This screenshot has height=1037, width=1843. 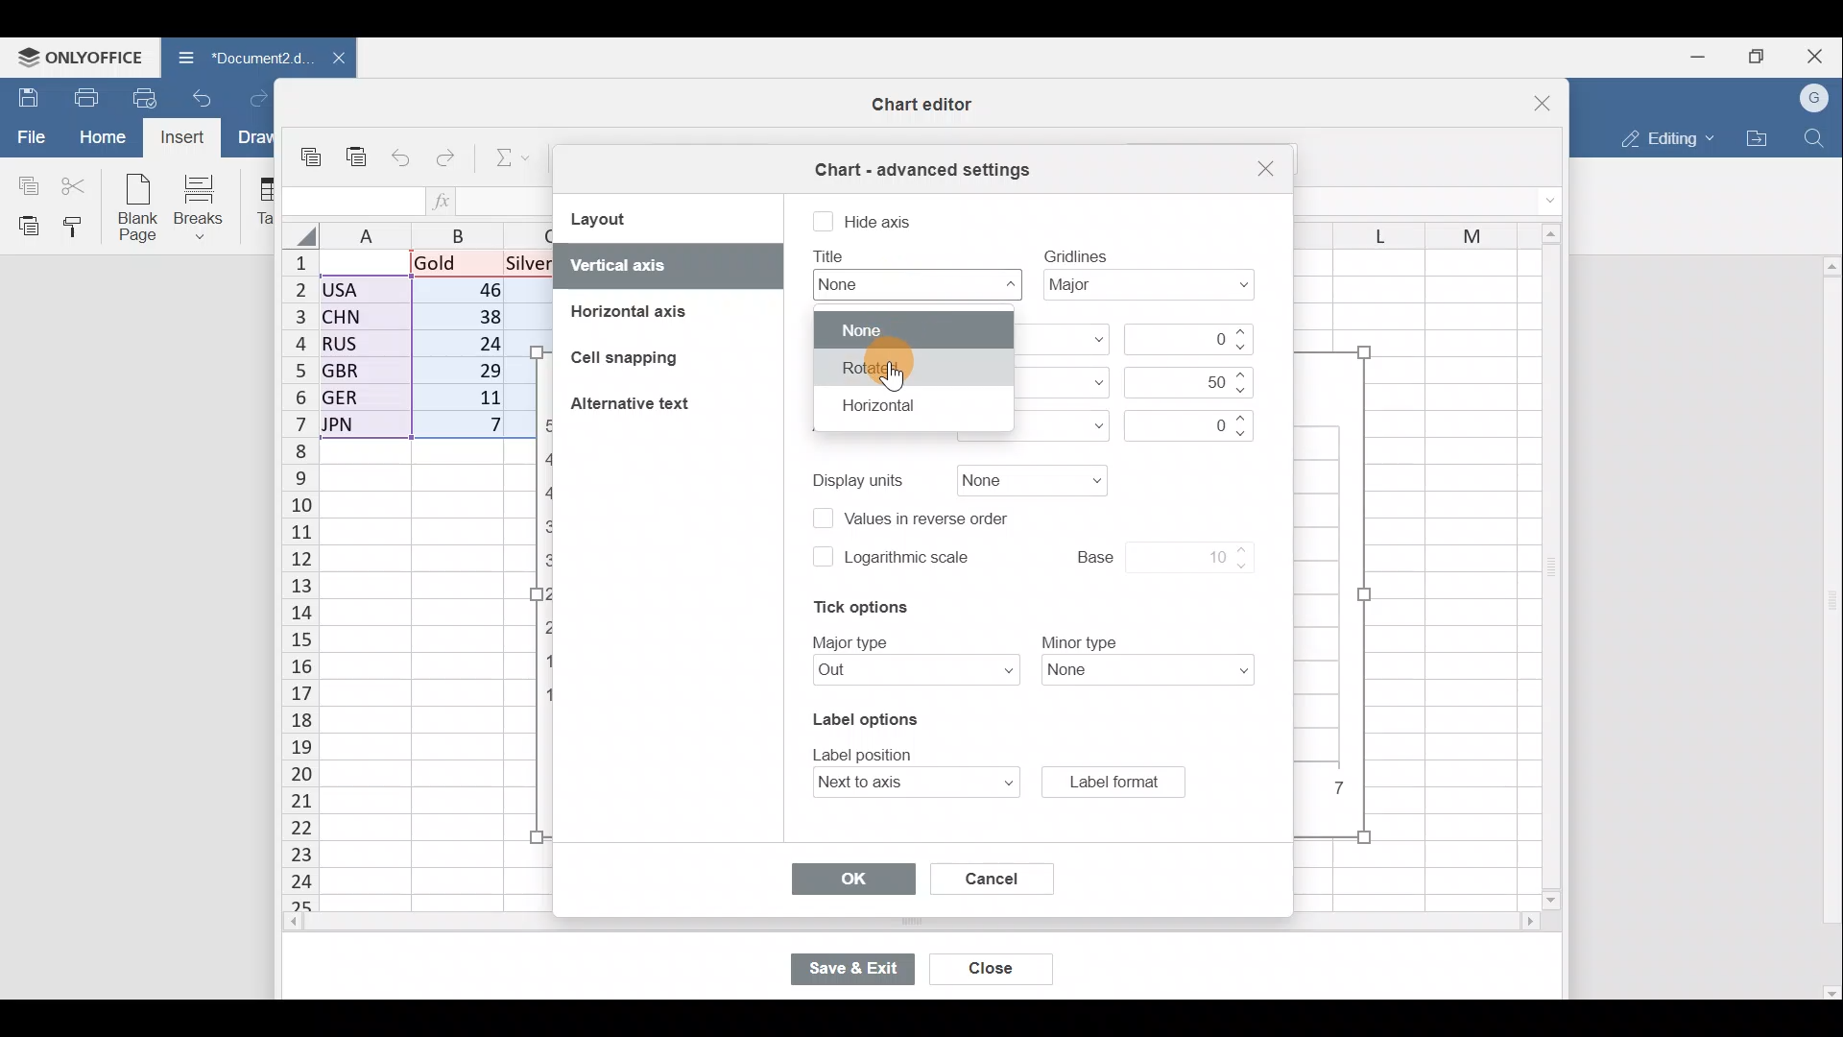 What do you see at coordinates (821, 556) in the screenshot?
I see `checkbox` at bounding box center [821, 556].